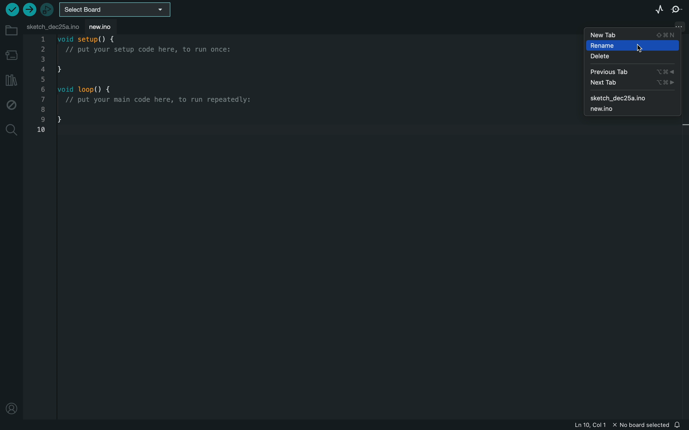 The width and height of the screenshot is (689, 430). I want to click on code, so click(156, 88).